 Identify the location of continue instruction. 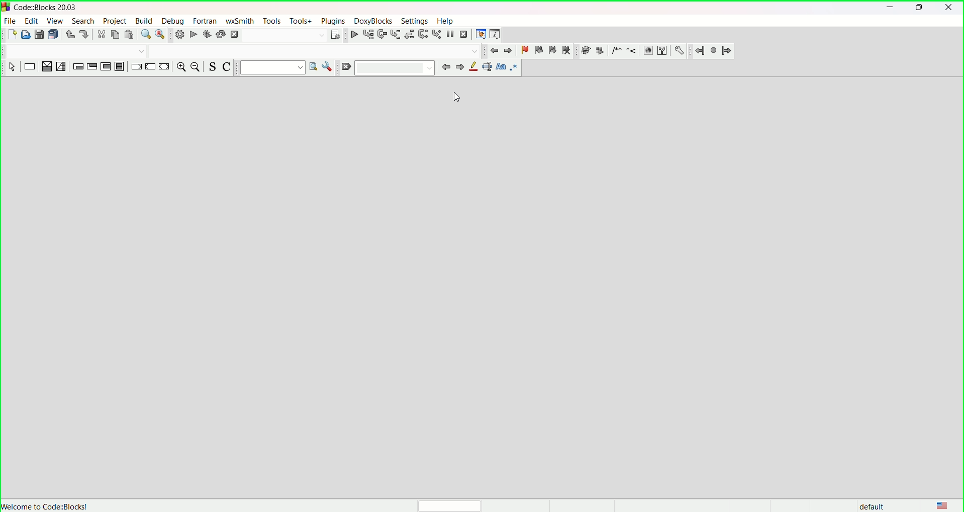
(151, 67).